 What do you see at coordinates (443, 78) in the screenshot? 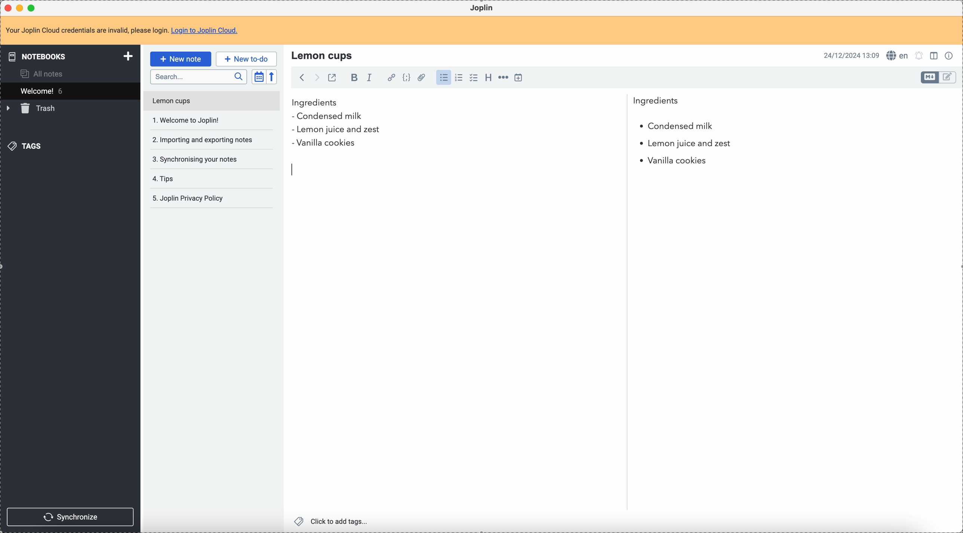
I see `bulleted list` at bounding box center [443, 78].